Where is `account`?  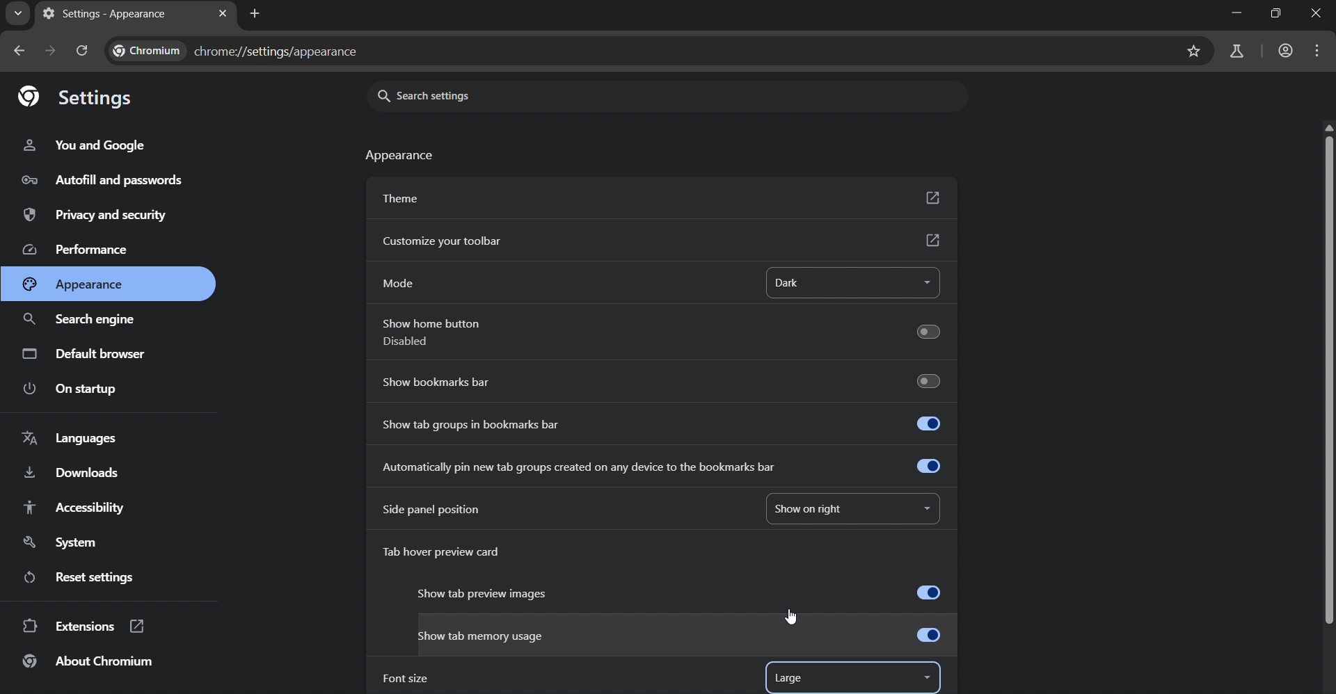
account is located at coordinates (1287, 51).